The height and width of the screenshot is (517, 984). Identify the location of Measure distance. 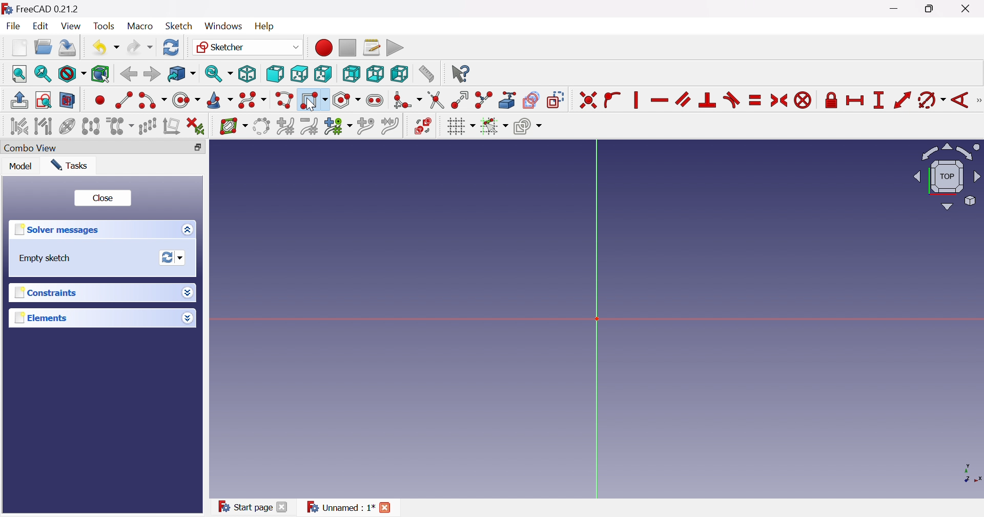
(426, 74).